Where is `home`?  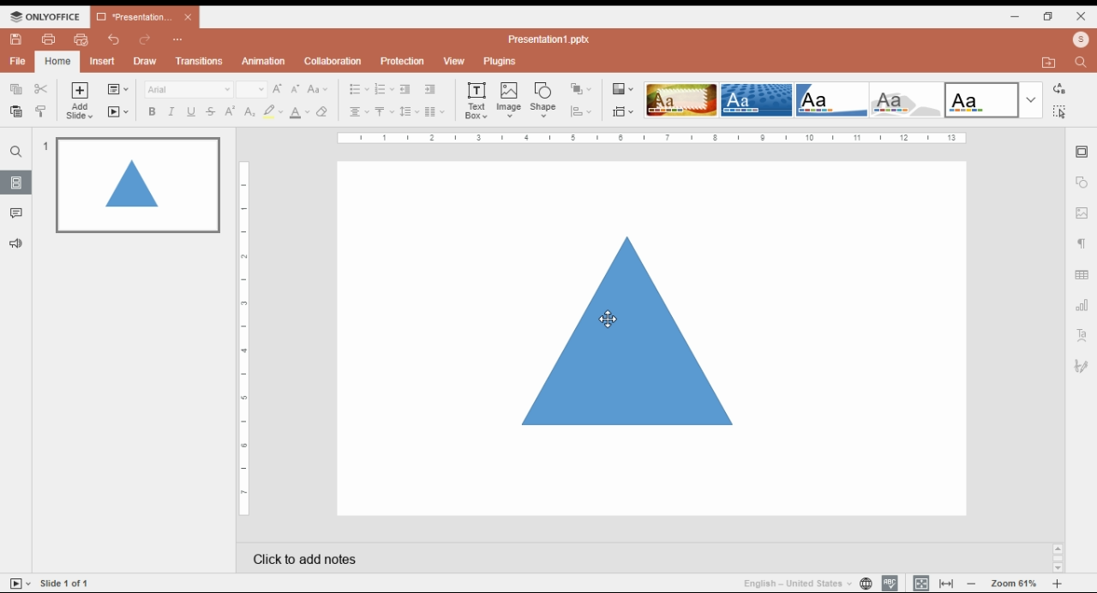
home is located at coordinates (57, 63).